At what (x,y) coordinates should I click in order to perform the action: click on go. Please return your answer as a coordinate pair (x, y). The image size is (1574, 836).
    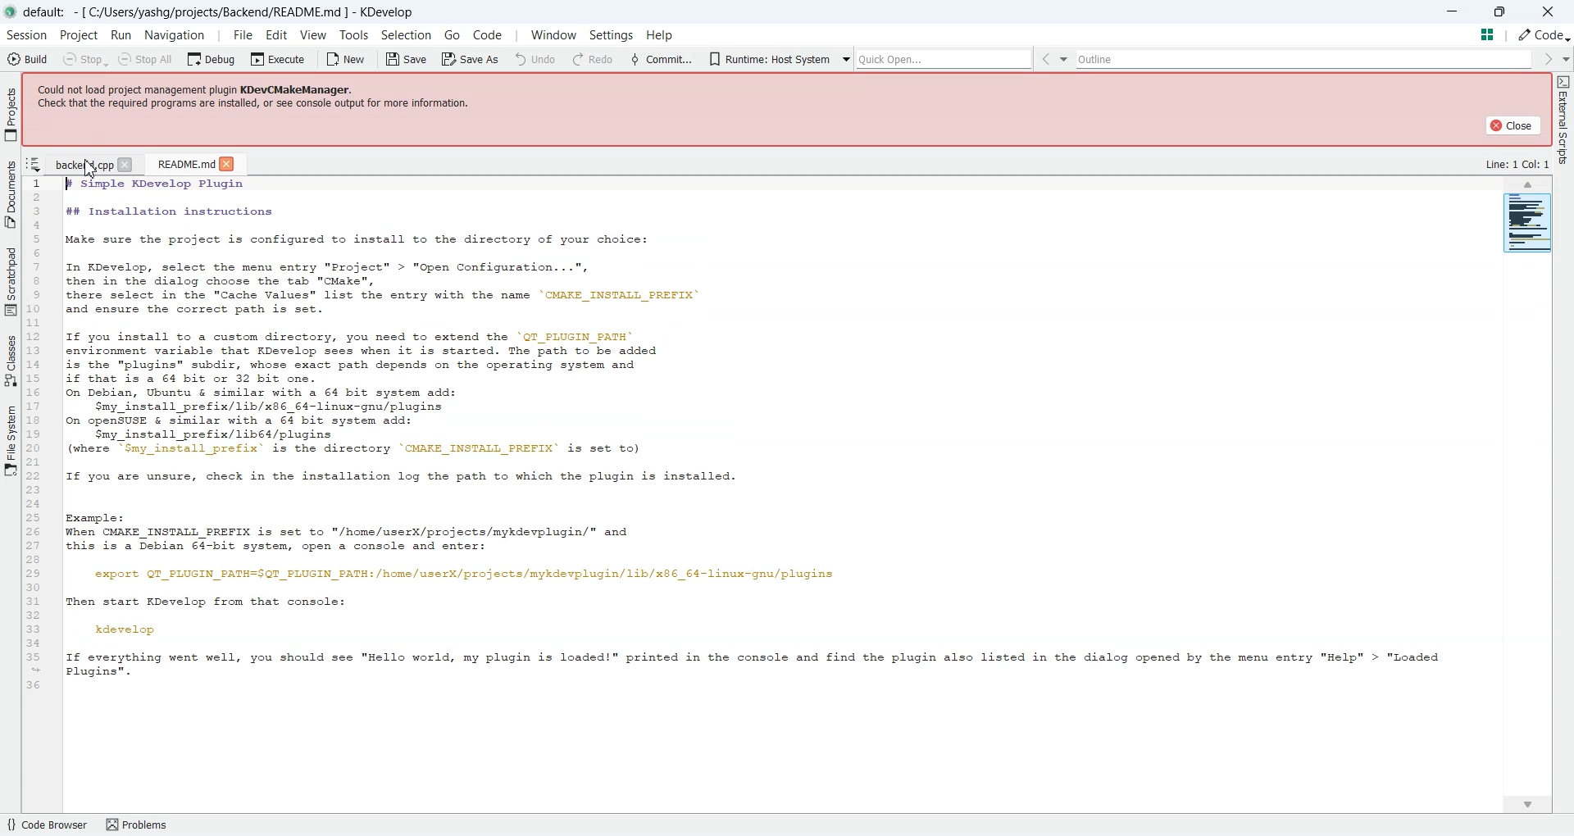
    Looking at the image, I should click on (453, 34).